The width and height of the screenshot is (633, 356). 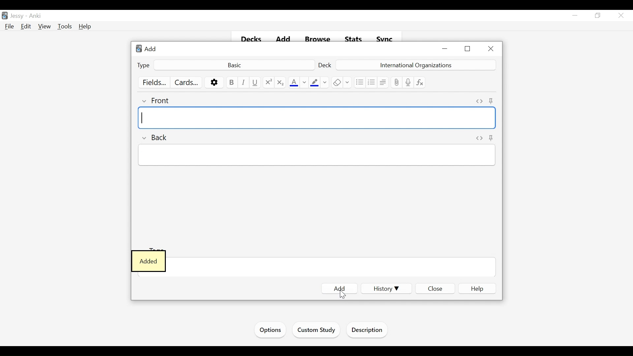 What do you see at coordinates (138, 49) in the screenshot?
I see `Anki Desktop Icon` at bounding box center [138, 49].